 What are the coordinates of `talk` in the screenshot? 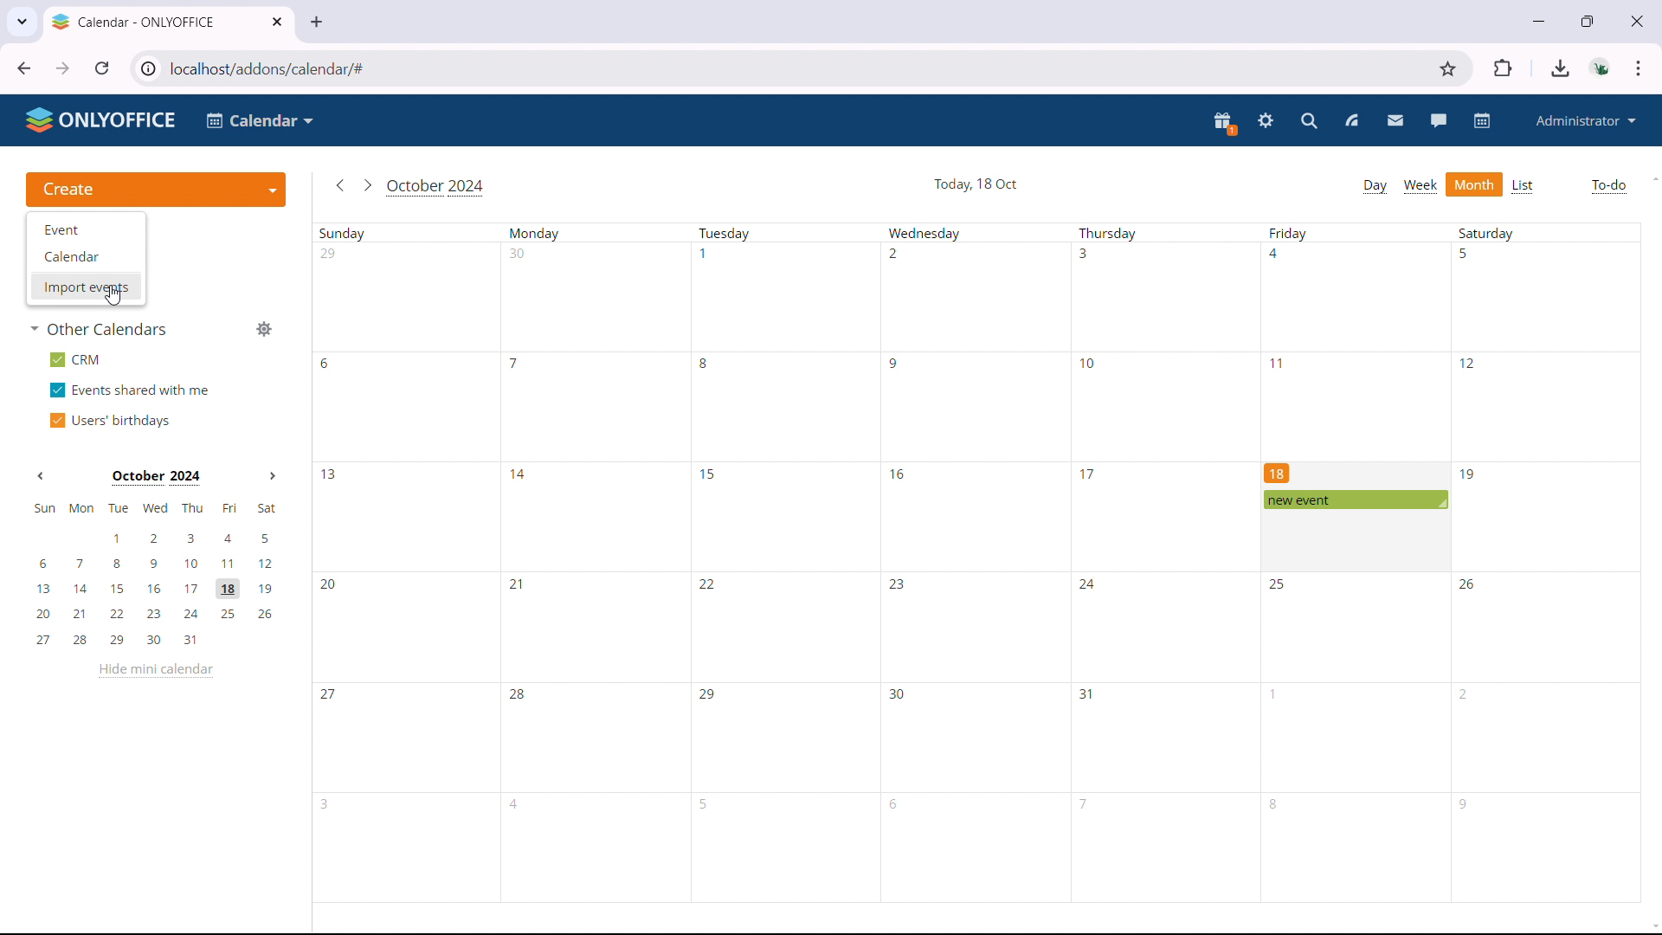 It's located at (1439, 120).